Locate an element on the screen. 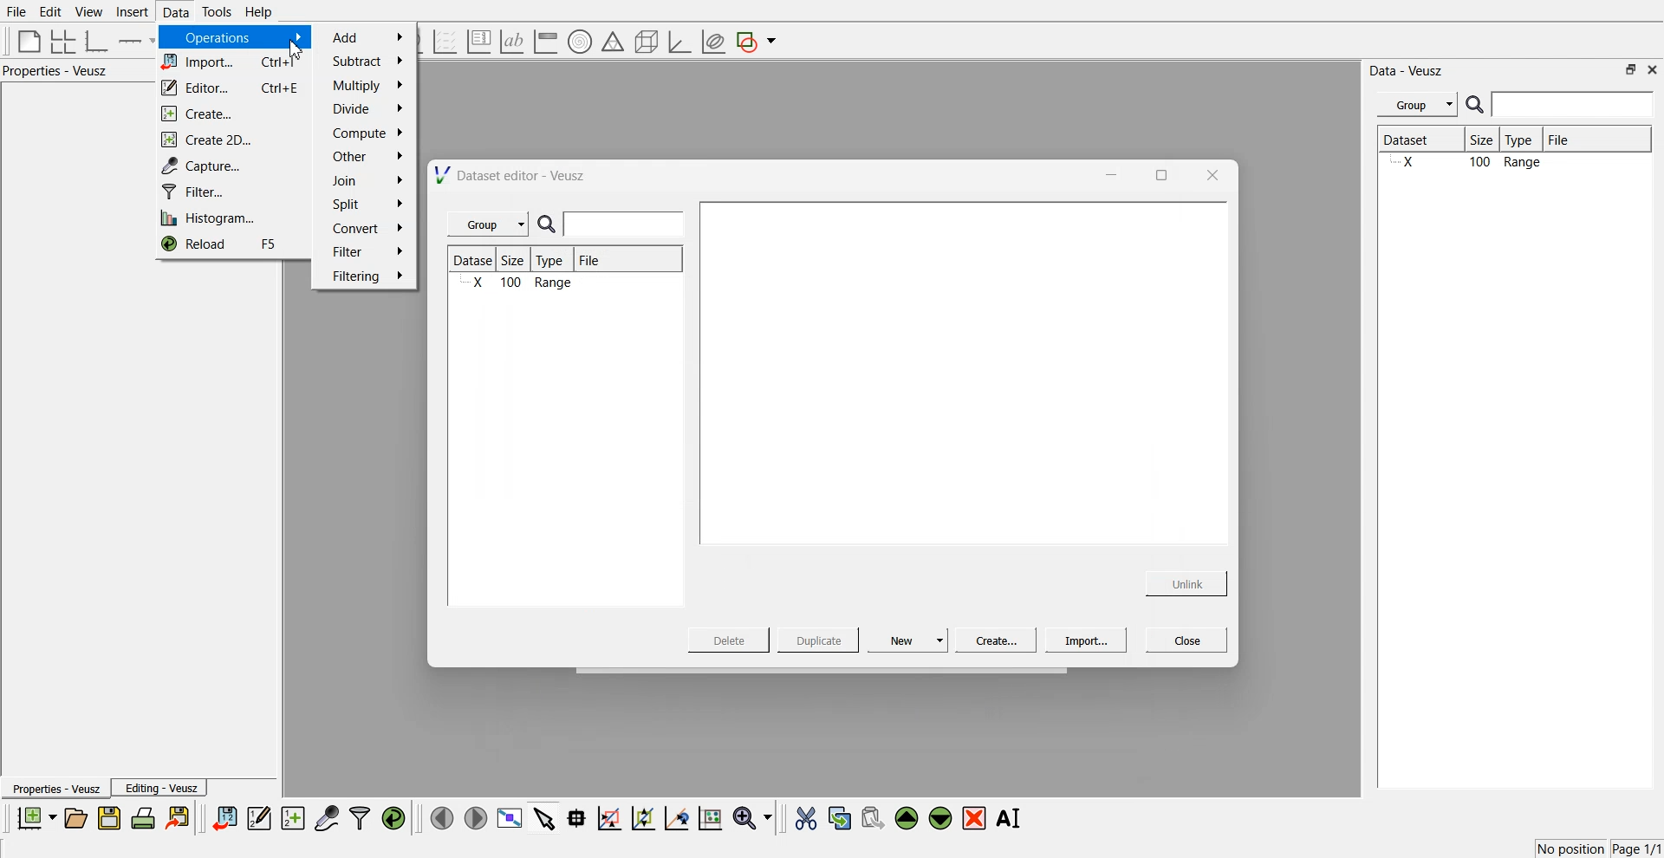 The image size is (1664, 858). Page 1/1 is located at coordinates (1638, 849).